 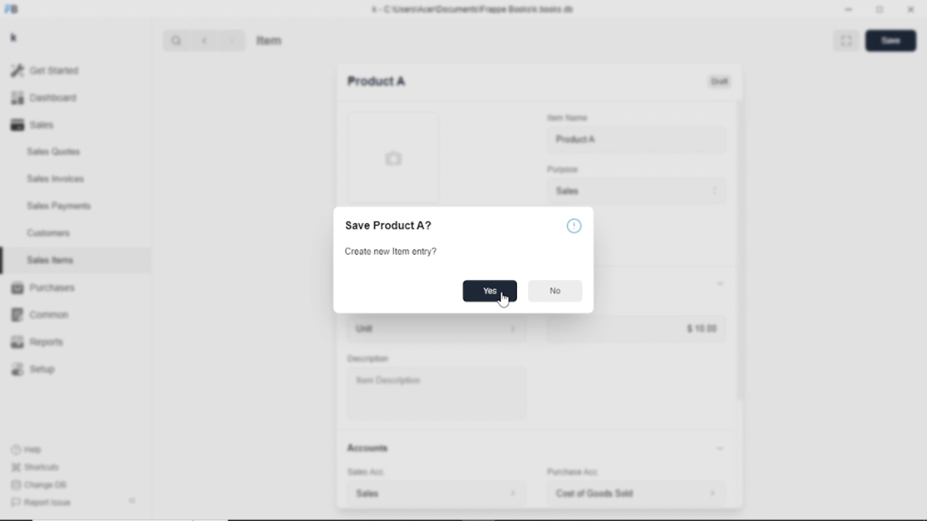 I want to click on No, so click(x=555, y=291).